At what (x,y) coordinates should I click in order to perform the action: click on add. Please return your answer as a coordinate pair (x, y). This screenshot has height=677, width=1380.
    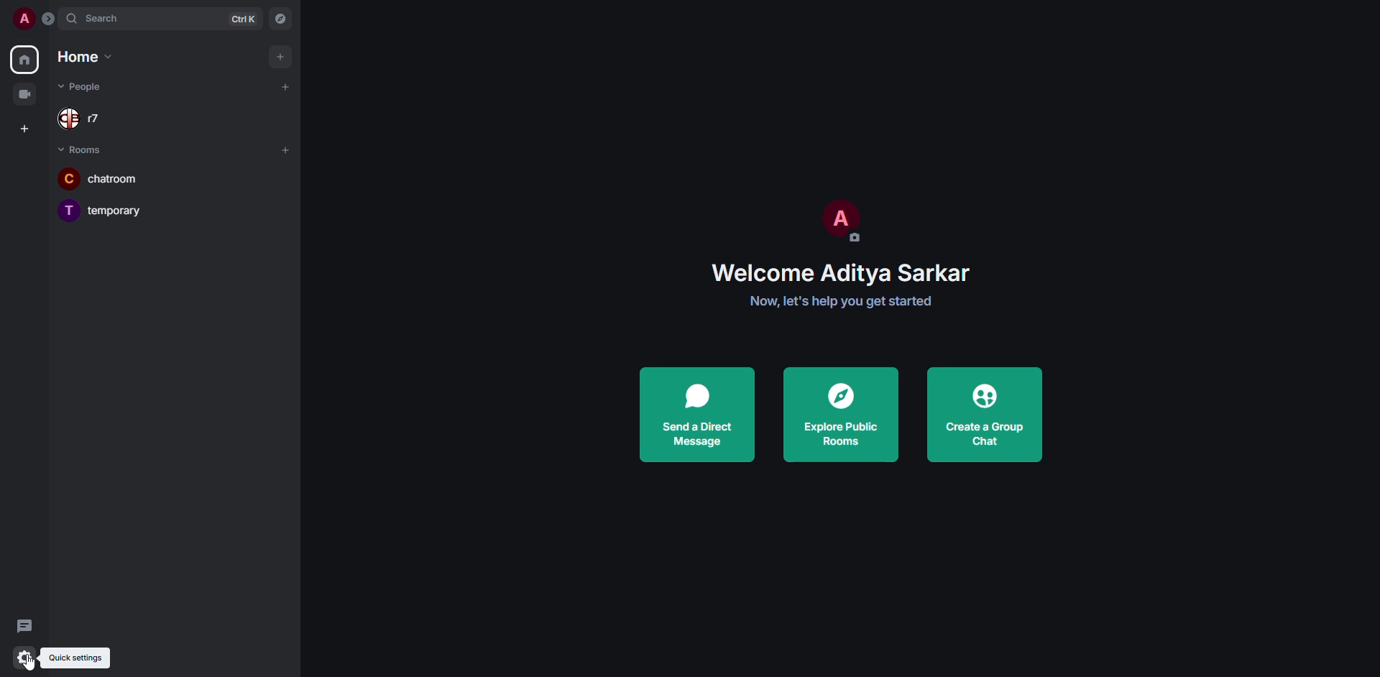
    Looking at the image, I should click on (286, 84).